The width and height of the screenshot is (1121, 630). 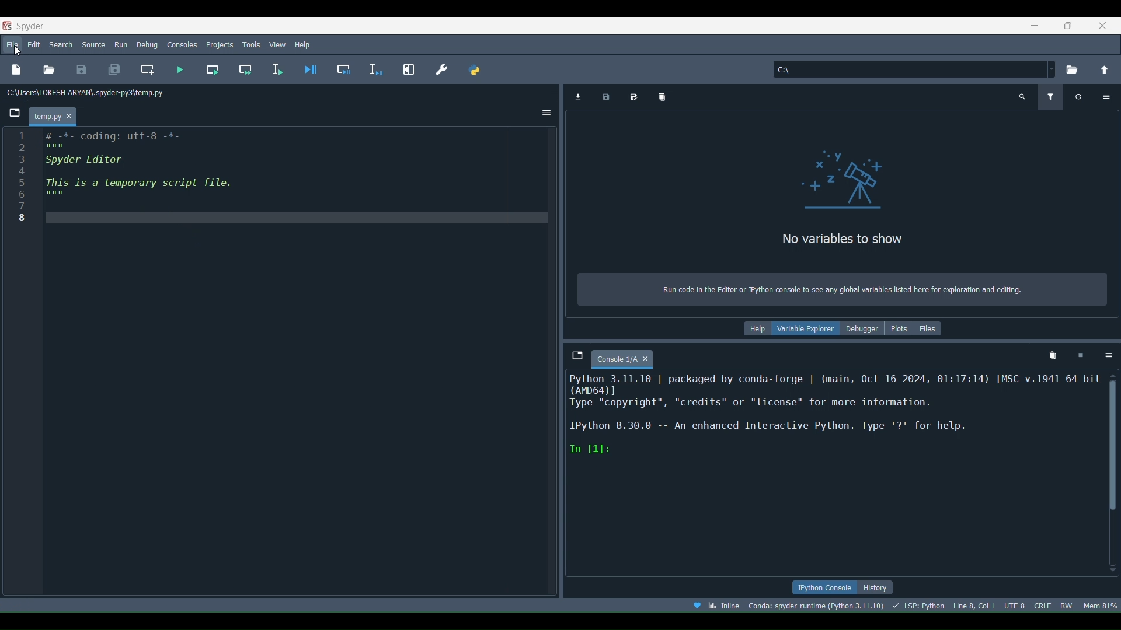 What do you see at coordinates (1114, 440) in the screenshot?
I see `Scrollbar` at bounding box center [1114, 440].